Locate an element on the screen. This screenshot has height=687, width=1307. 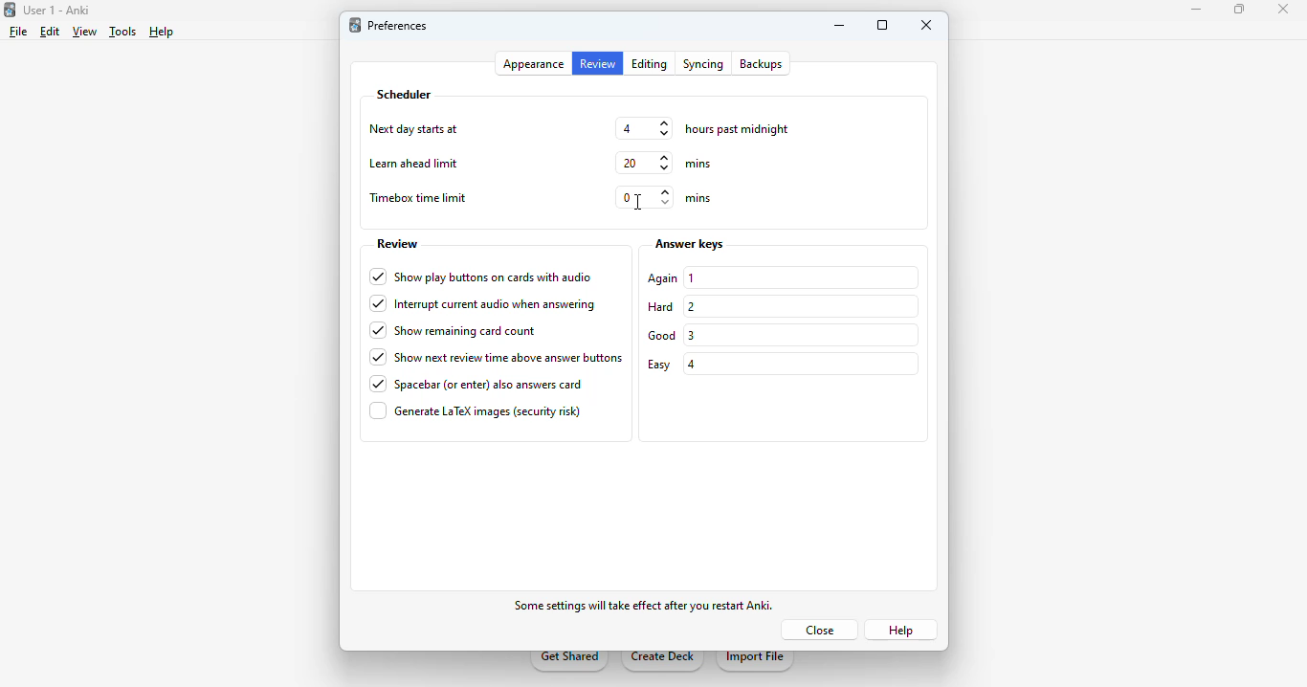
editing is located at coordinates (650, 64).